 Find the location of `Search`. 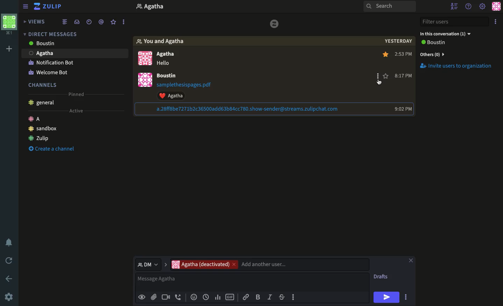

Search is located at coordinates (390, 7).